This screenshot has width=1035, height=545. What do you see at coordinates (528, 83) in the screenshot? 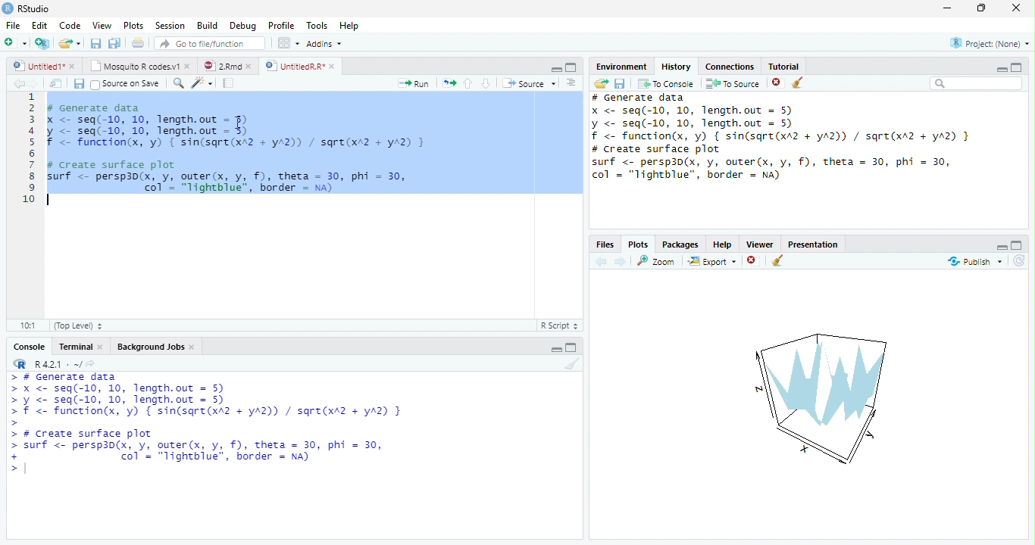
I see `Source` at bounding box center [528, 83].